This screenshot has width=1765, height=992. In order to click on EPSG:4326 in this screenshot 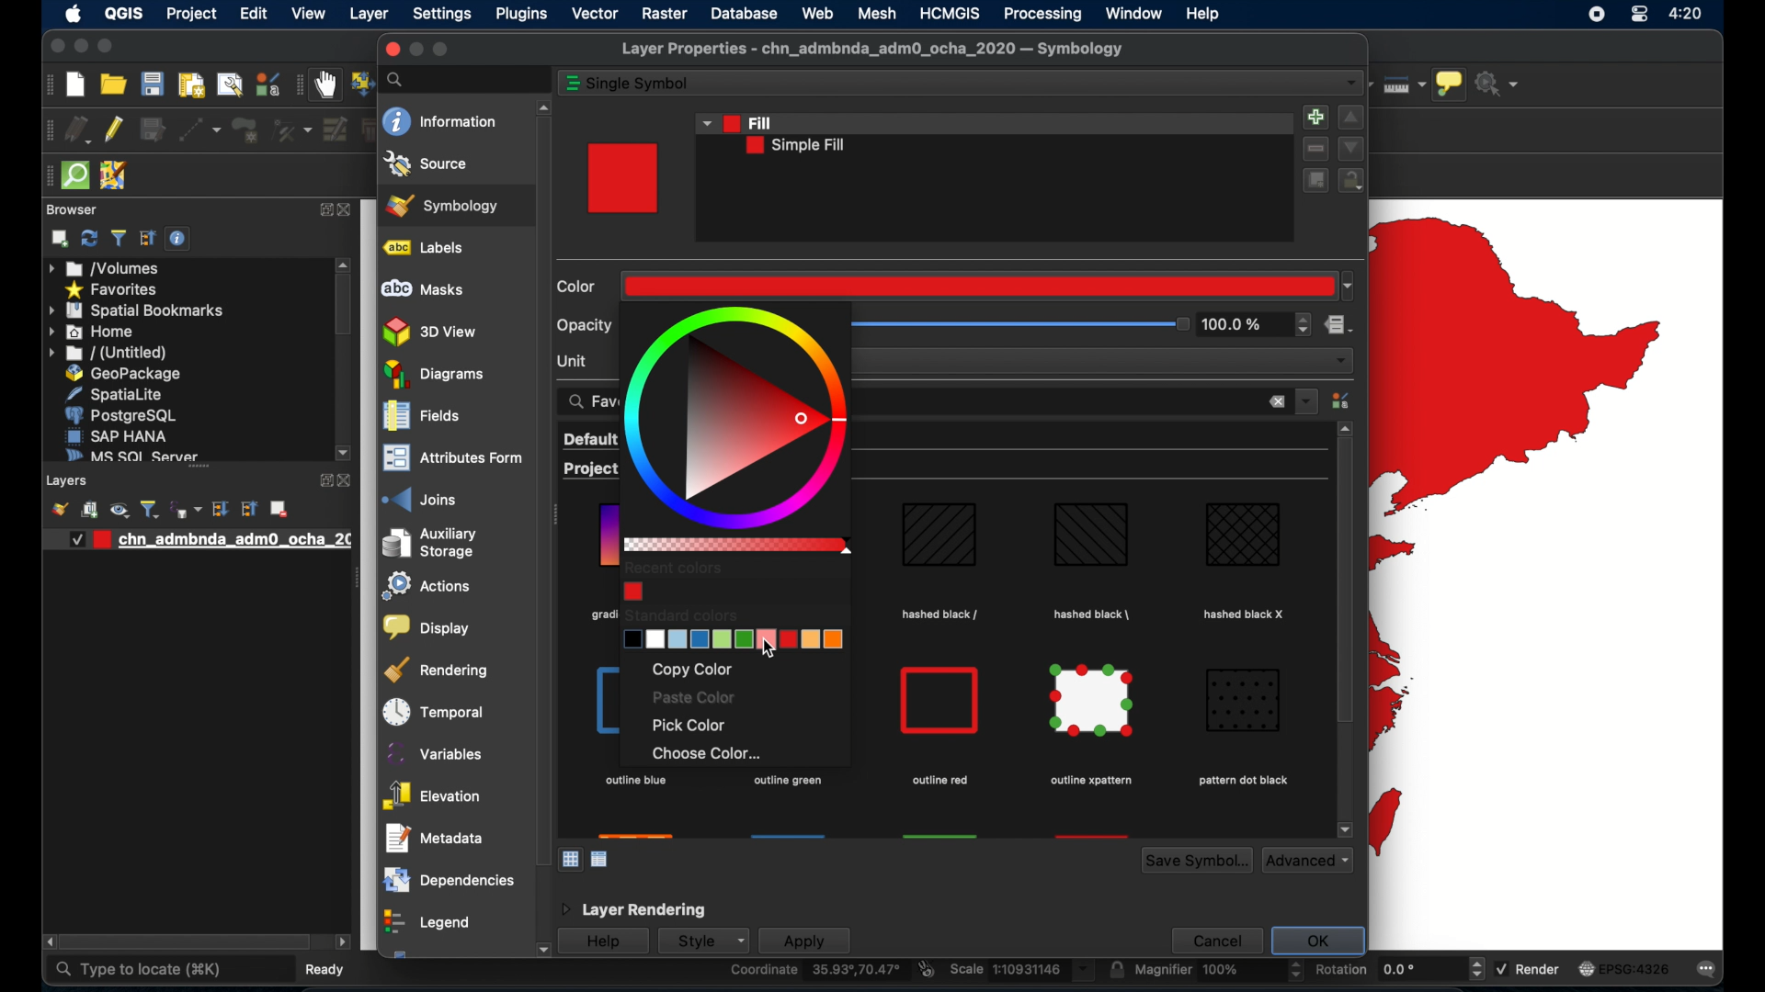, I will do `click(1624, 967)`.